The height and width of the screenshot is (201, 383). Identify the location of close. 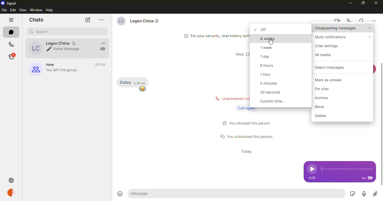
(376, 3).